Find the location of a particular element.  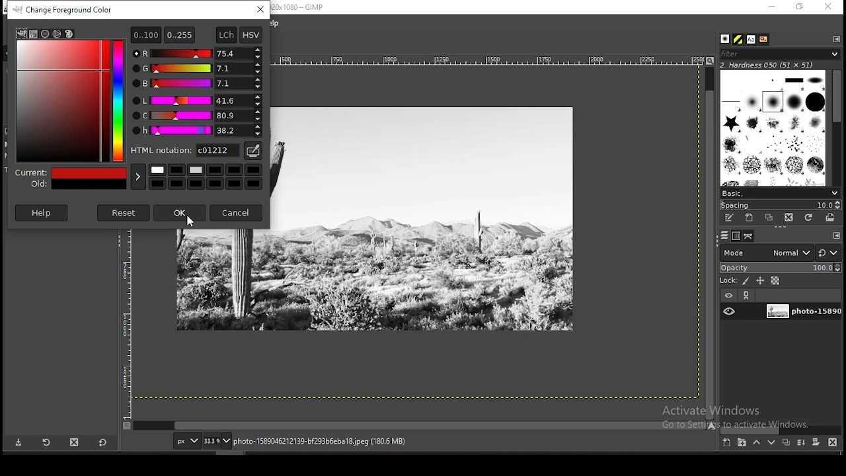

duplicate this layer is located at coordinates (785, 442).